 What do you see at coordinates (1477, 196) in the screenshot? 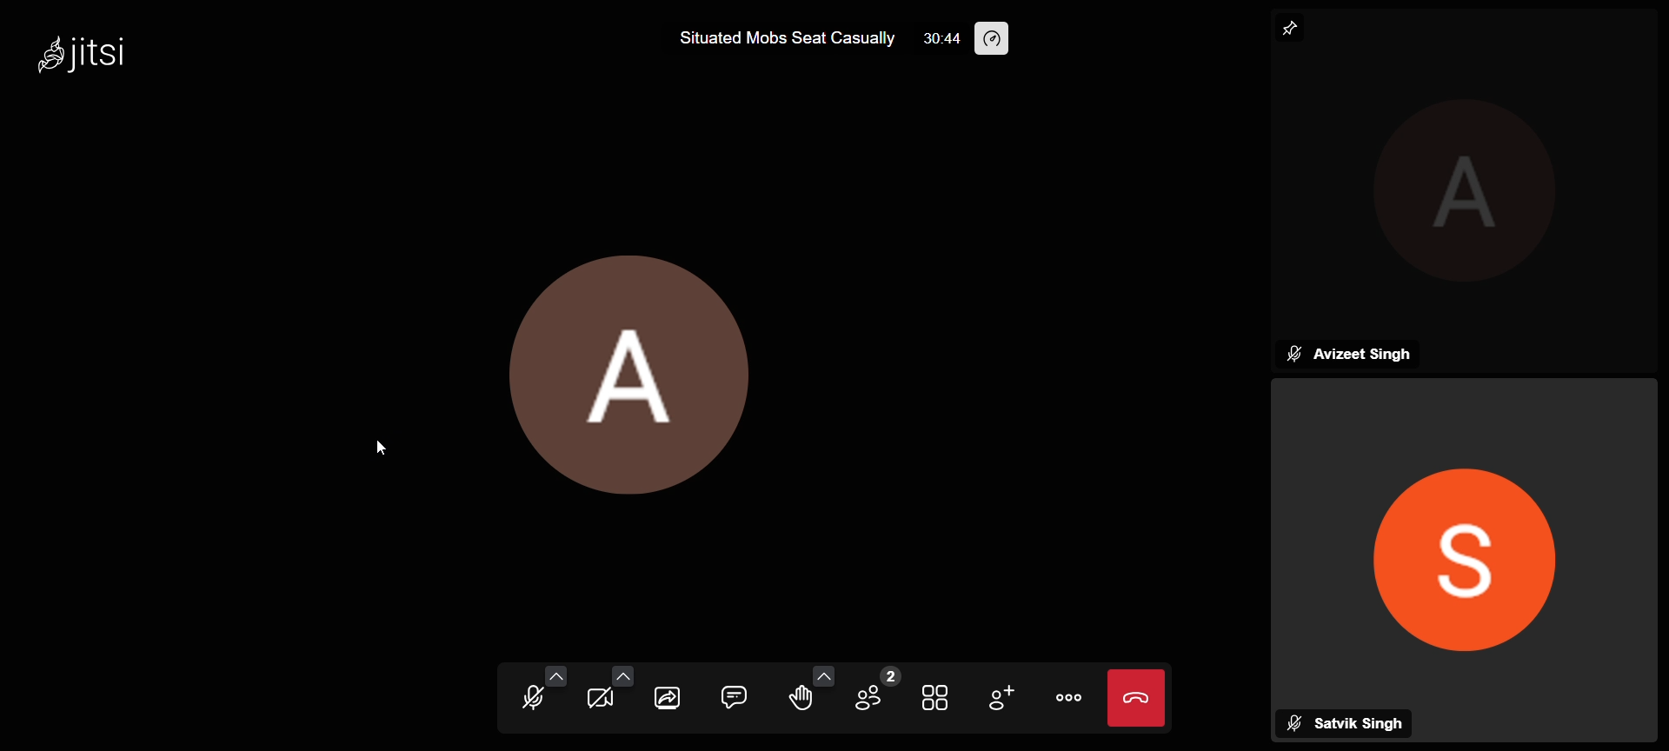
I see `Meeting Organizer ` at bounding box center [1477, 196].